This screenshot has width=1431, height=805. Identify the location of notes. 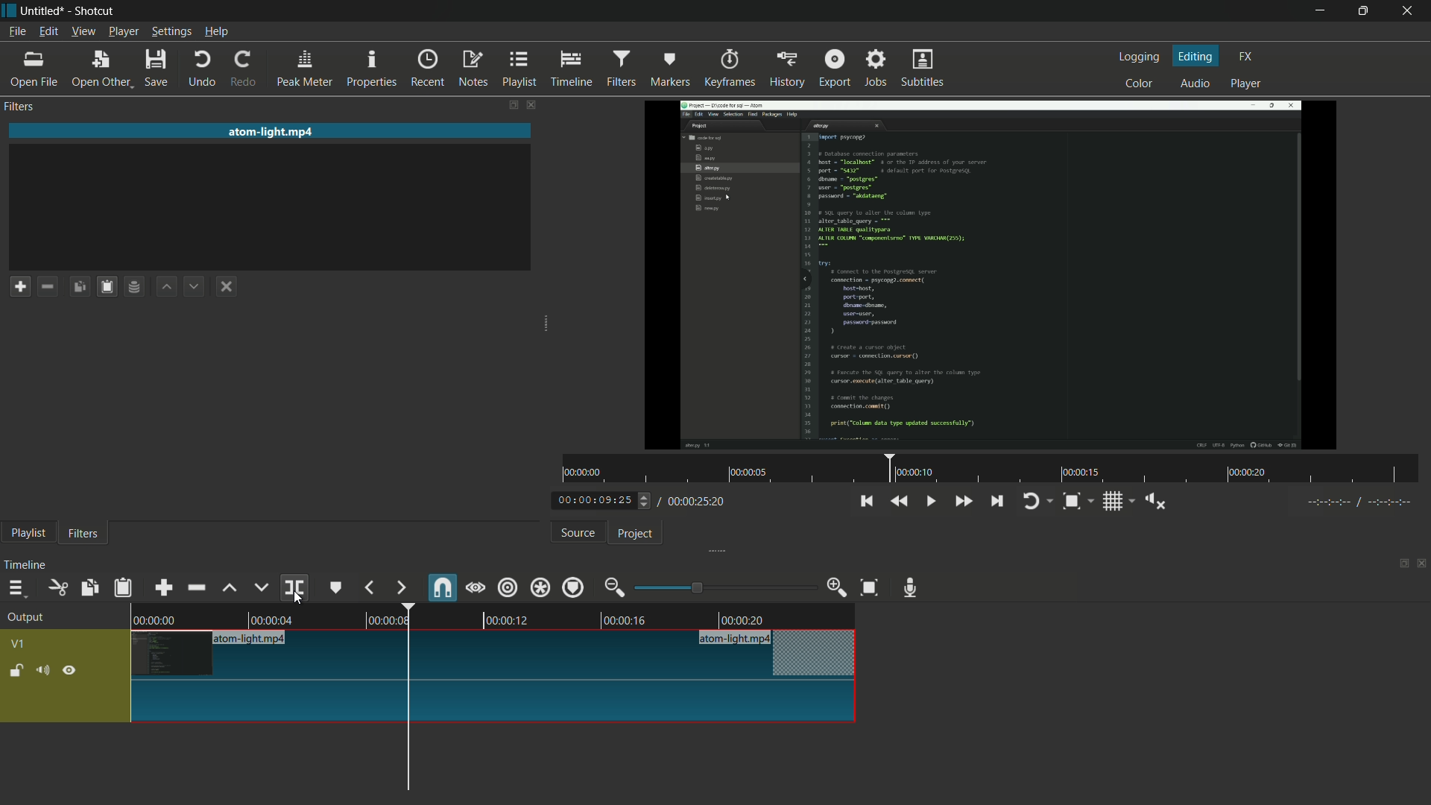
(473, 69).